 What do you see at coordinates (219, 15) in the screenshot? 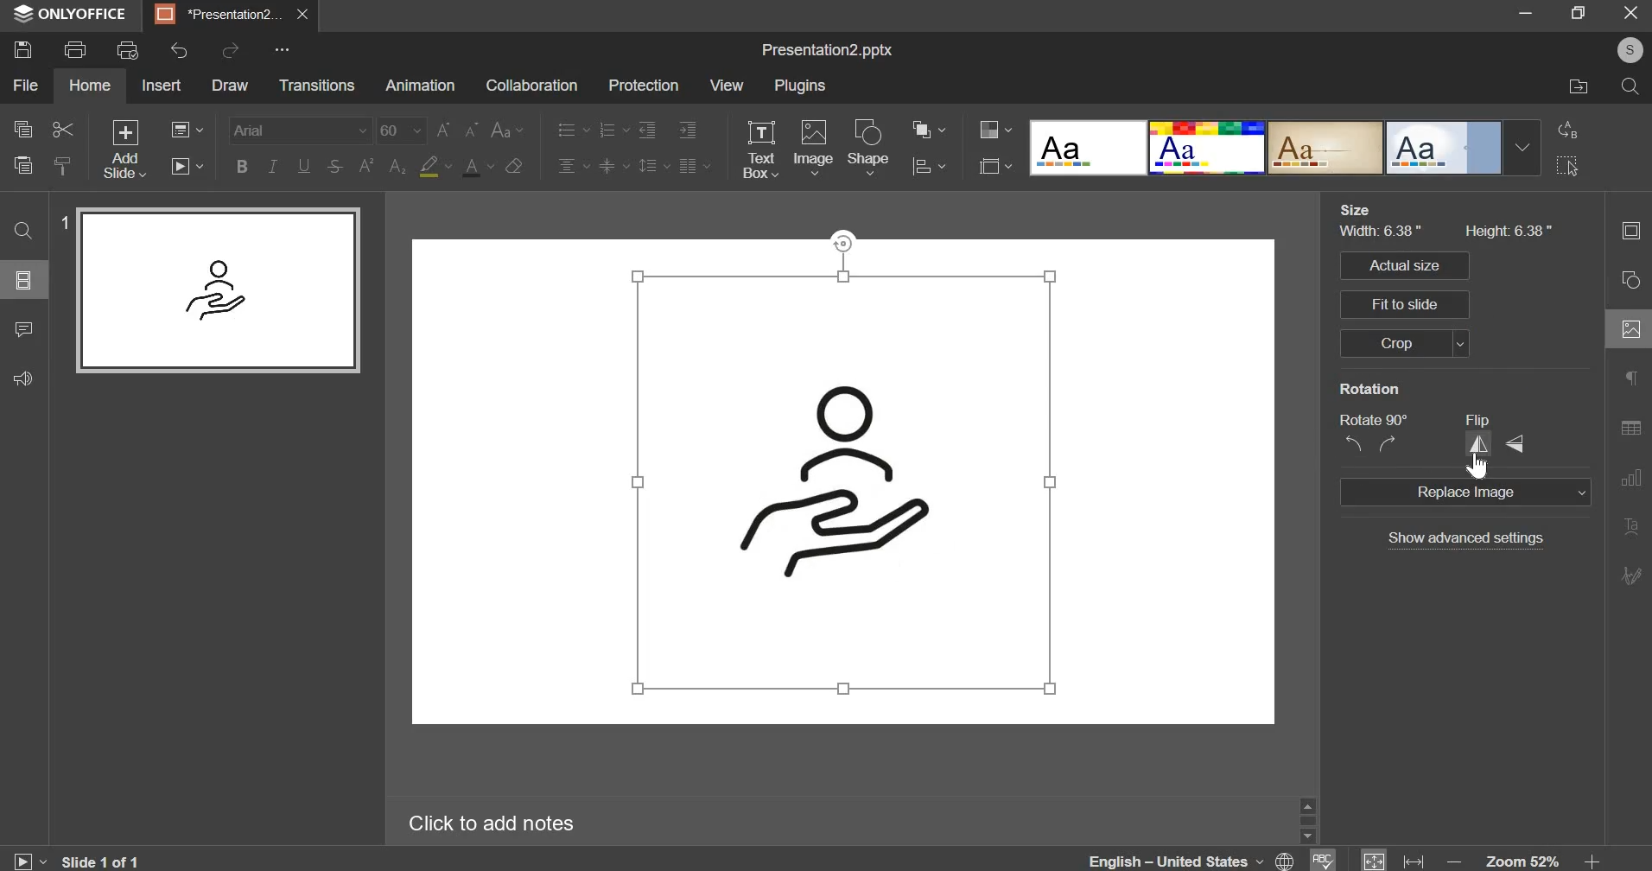
I see `Presentation2...` at bounding box center [219, 15].